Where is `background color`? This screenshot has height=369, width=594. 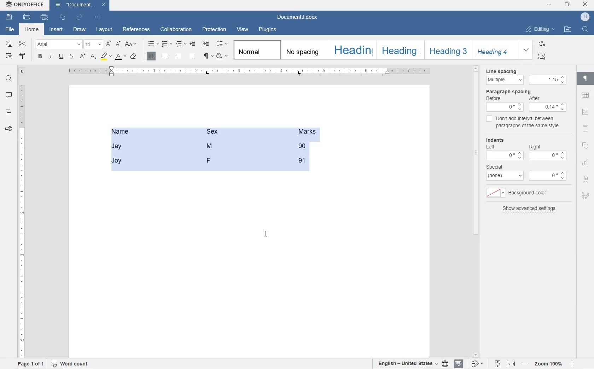
background color is located at coordinates (524, 194).